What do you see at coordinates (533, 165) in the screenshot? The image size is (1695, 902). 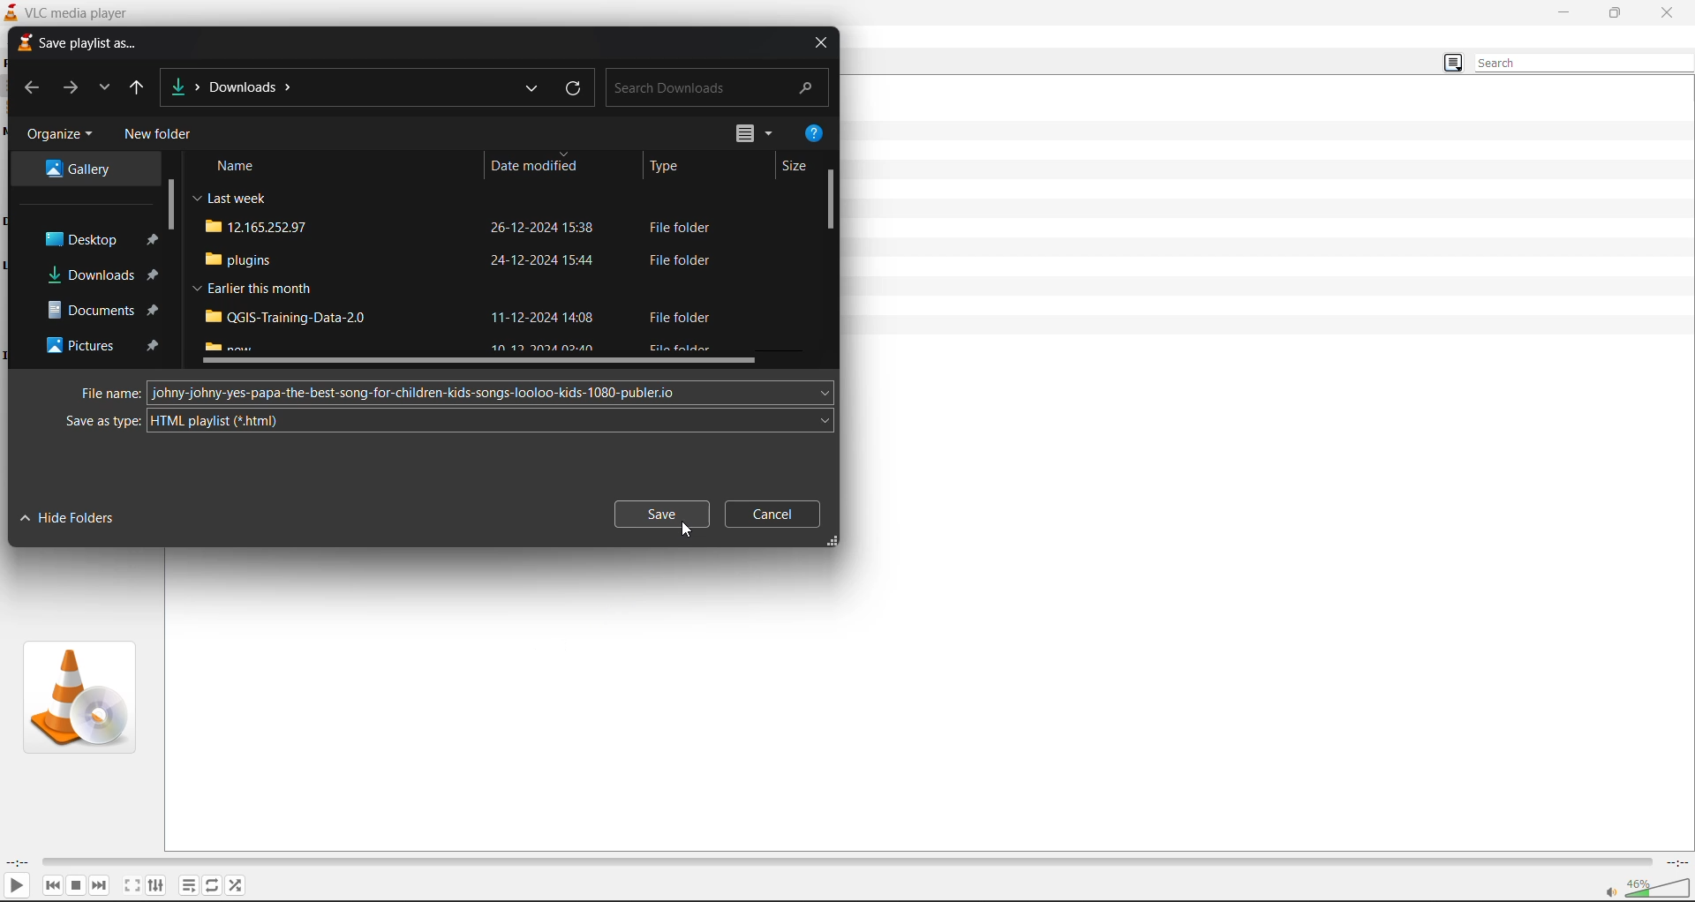 I see `date modified` at bounding box center [533, 165].